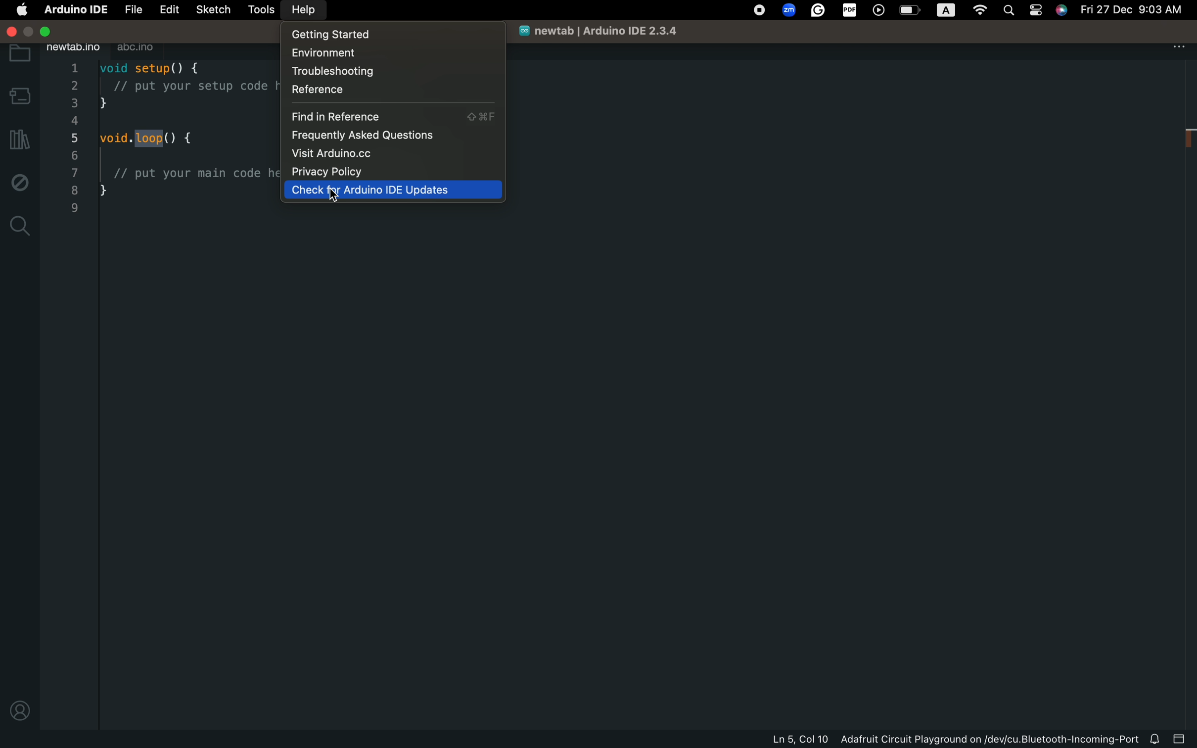 This screenshot has width=1197, height=748. Describe the element at coordinates (32, 31) in the screenshot. I see `Maximize` at that location.